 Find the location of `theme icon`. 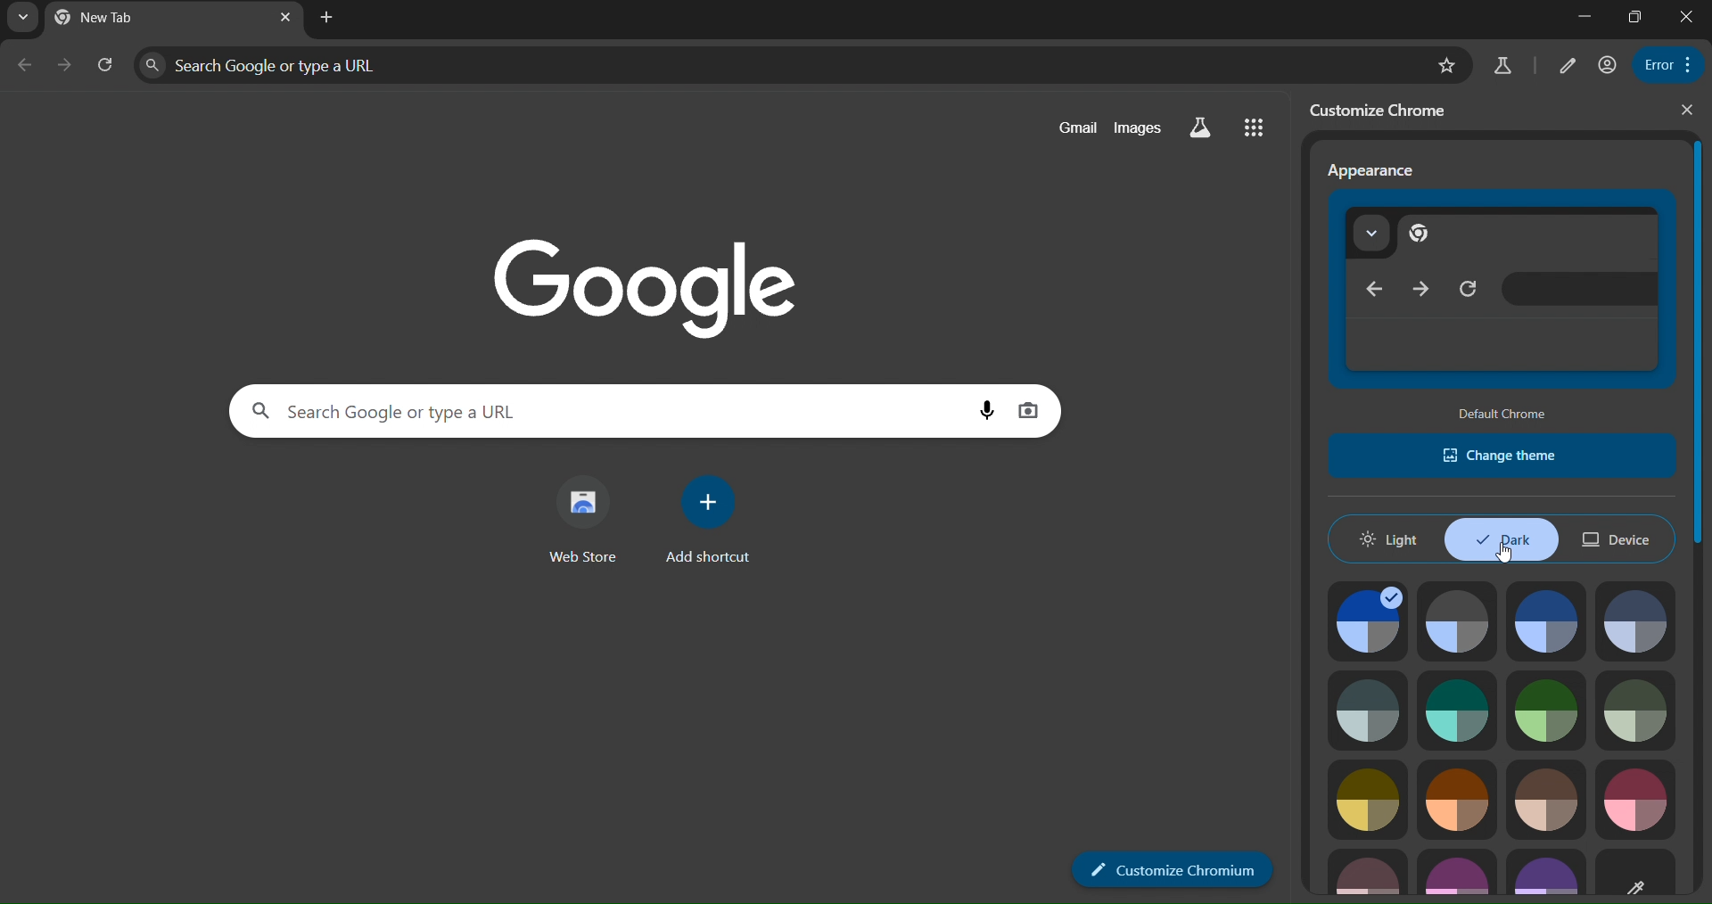

theme icon is located at coordinates (1545, 875).